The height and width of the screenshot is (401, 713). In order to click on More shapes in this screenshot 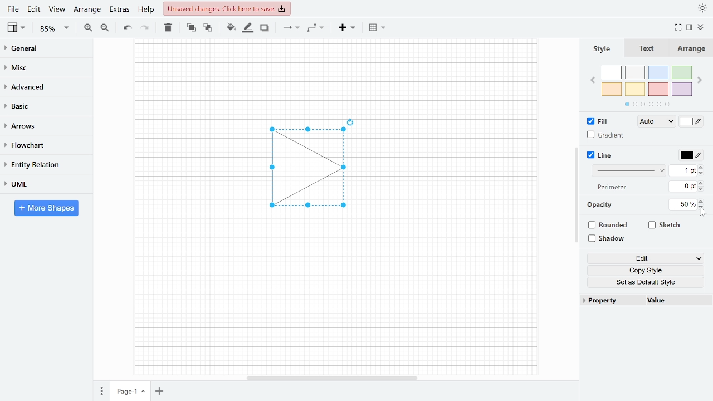, I will do `click(46, 208)`.